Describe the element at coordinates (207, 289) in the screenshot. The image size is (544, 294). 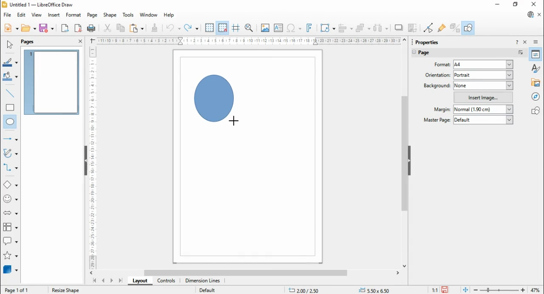
I see `Default` at that location.